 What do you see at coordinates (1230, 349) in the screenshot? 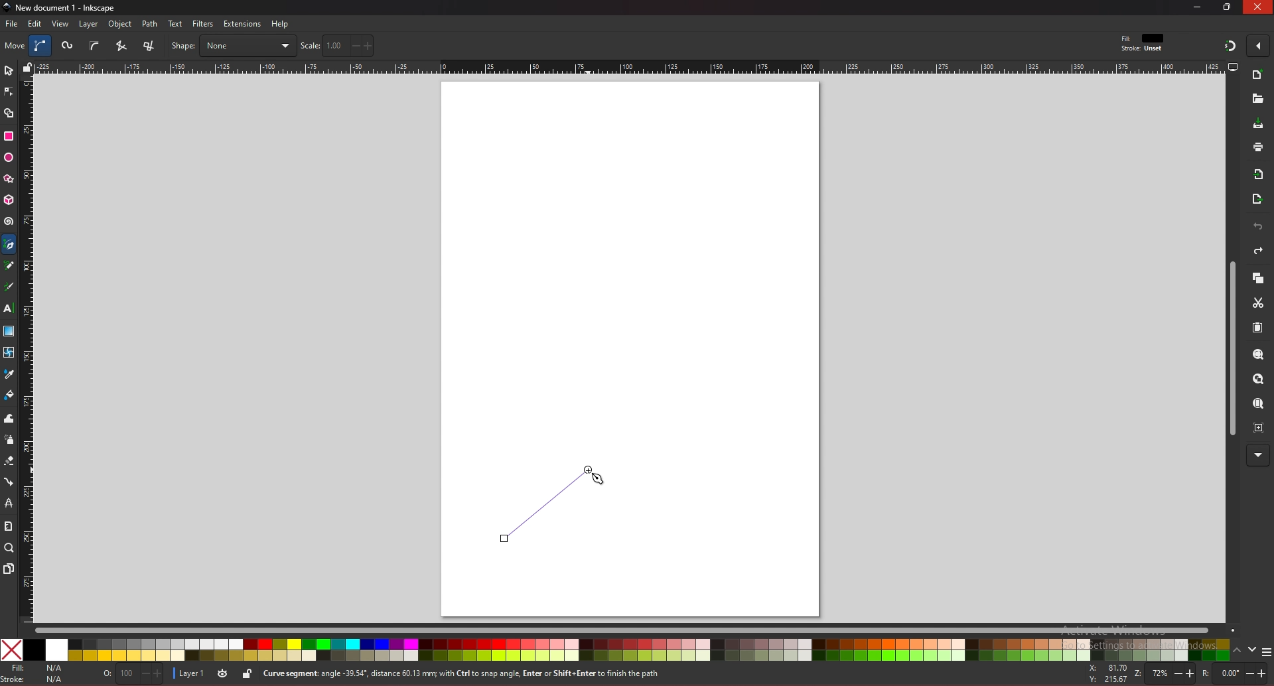
I see `scroll bar` at bounding box center [1230, 349].